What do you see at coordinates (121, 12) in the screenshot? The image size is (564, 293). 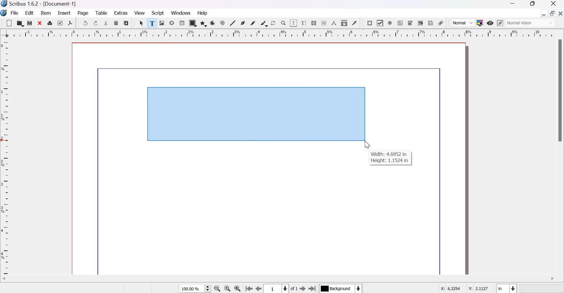 I see `Extras` at bounding box center [121, 12].